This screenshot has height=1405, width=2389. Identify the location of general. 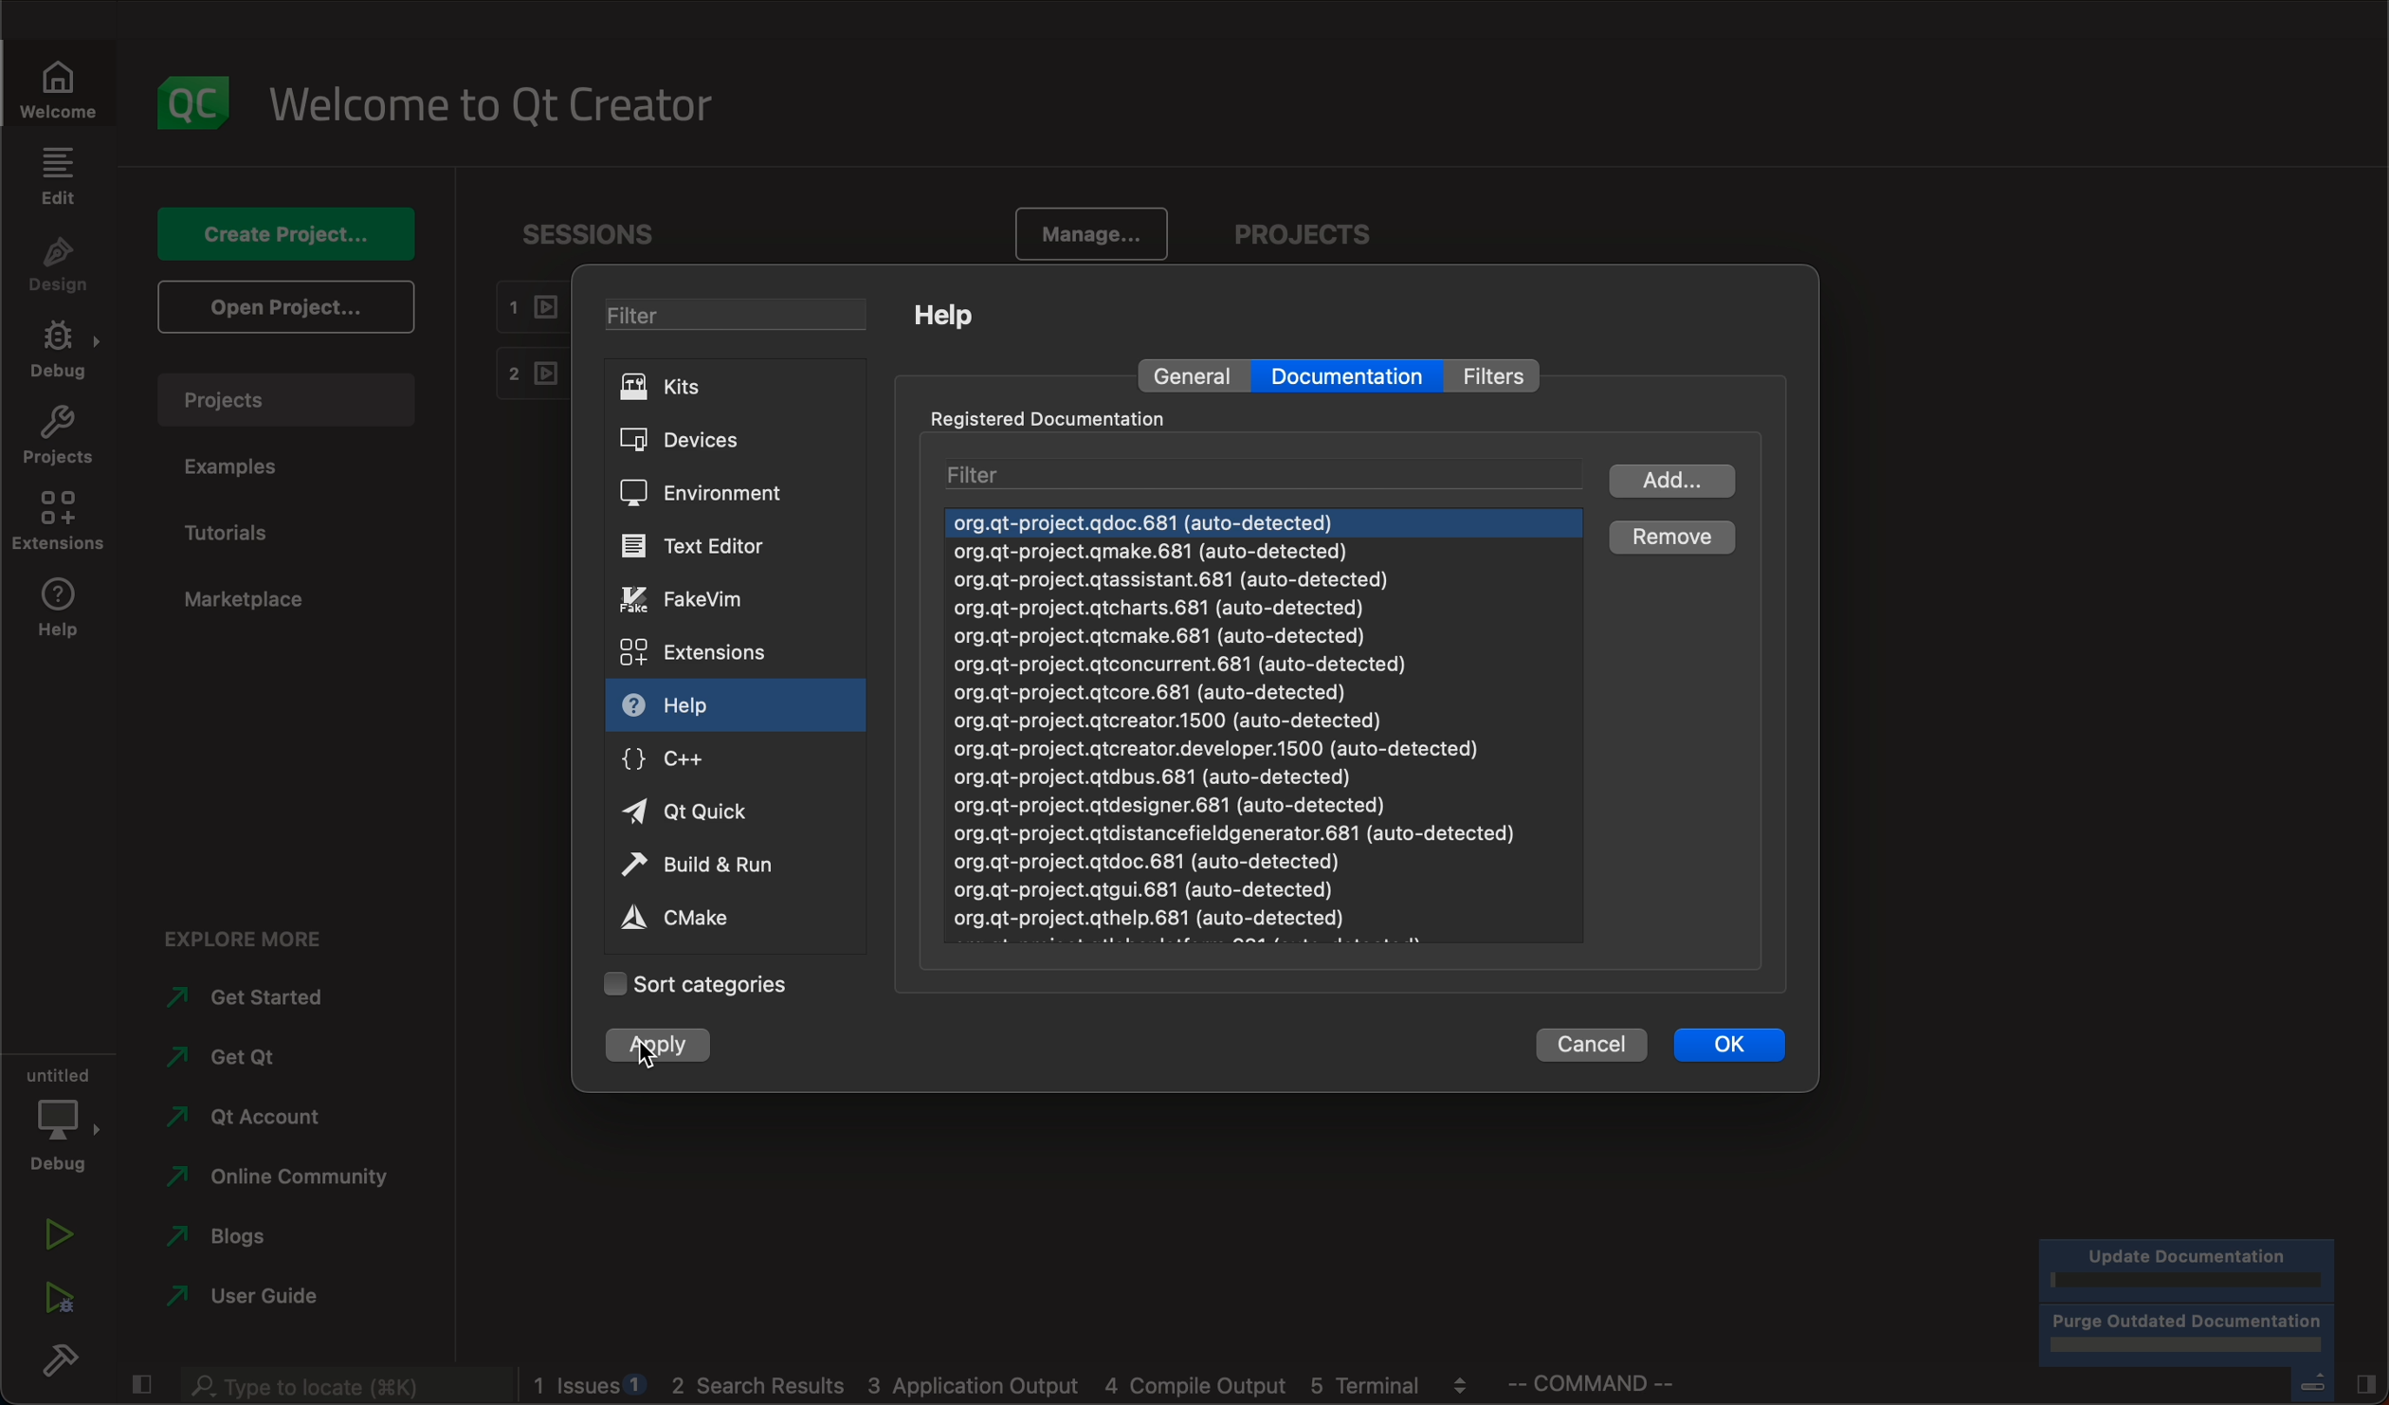
(1189, 378).